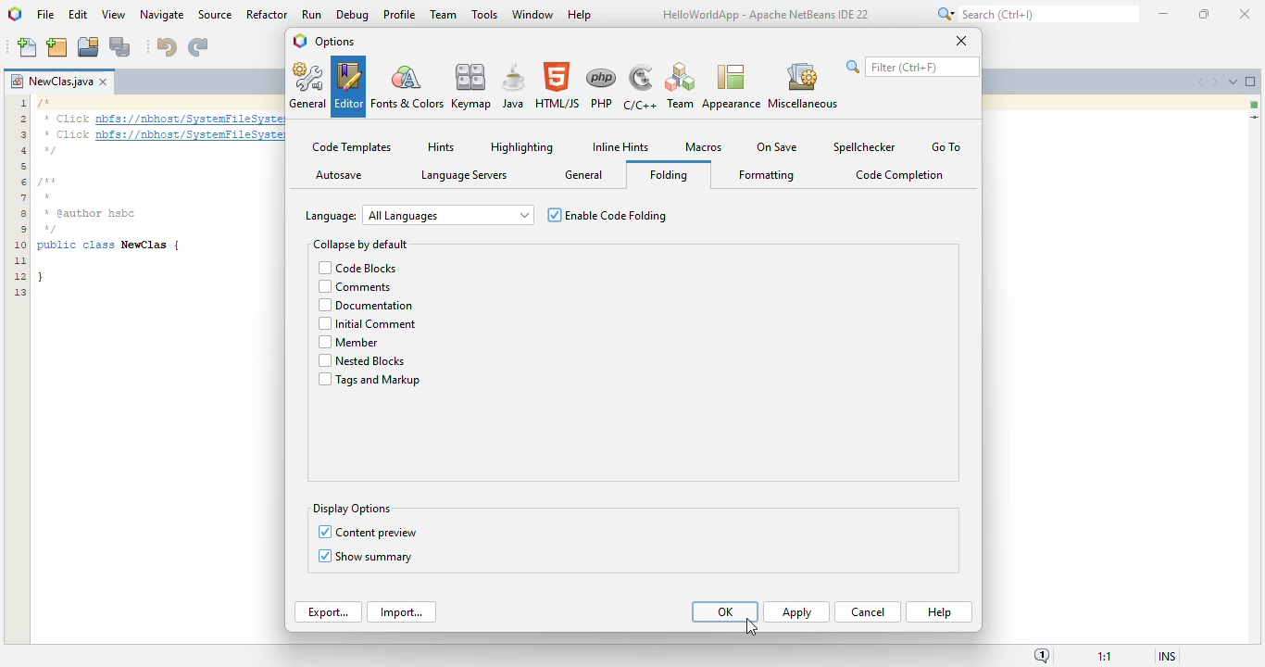  What do you see at coordinates (352, 510) in the screenshot?
I see `display options` at bounding box center [352, 510].